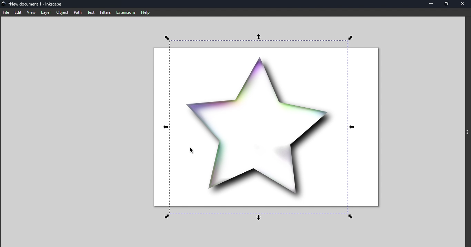  I want to click on File name, so click(37, 4).